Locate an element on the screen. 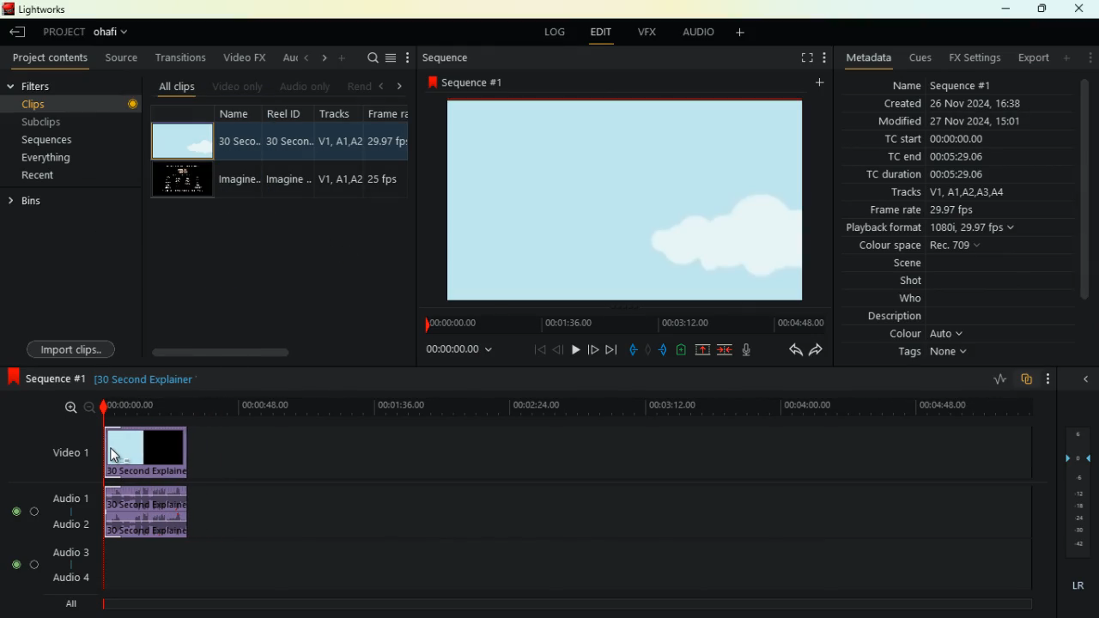 The width and height of the screenshot is (1099, 618). video only is located at coordinates (239, 86).